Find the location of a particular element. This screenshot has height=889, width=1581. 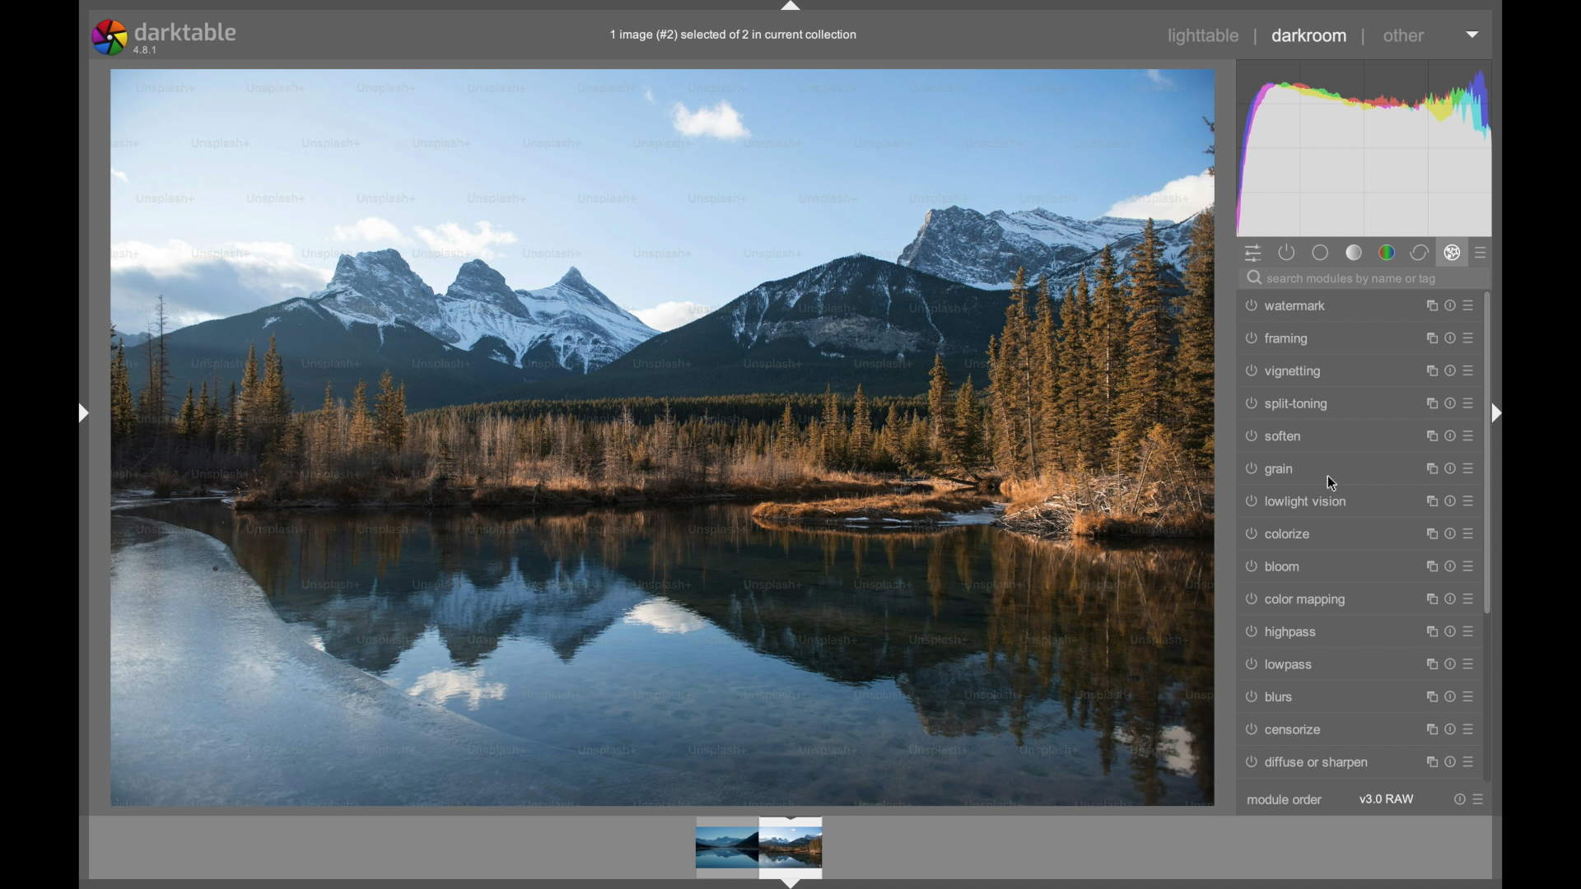

instance is located at coordinates (1429, 761).